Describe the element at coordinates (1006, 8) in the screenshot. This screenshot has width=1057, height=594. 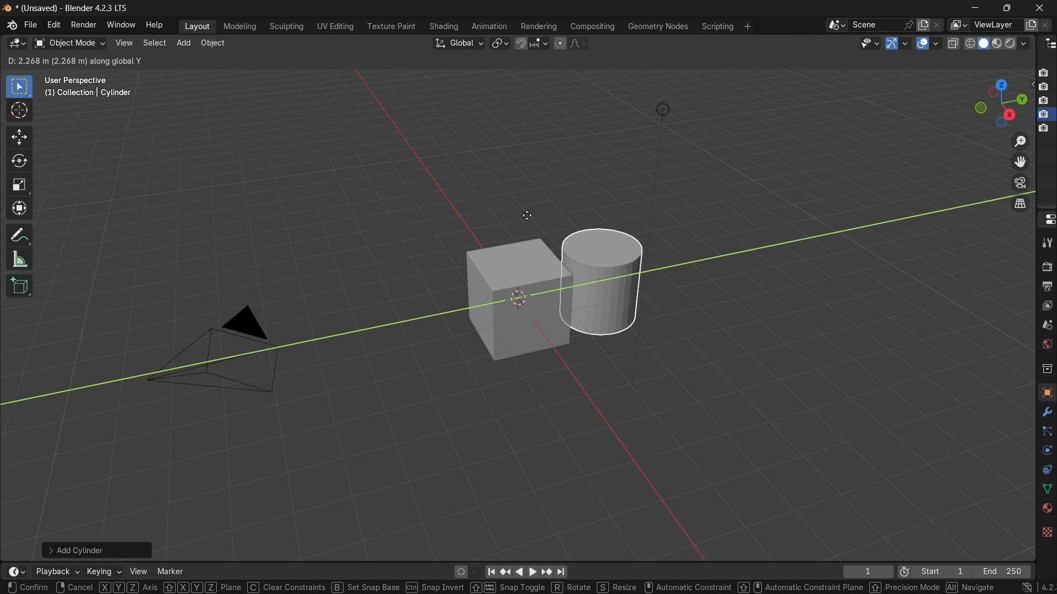
I see `maximize or restore` at that location.